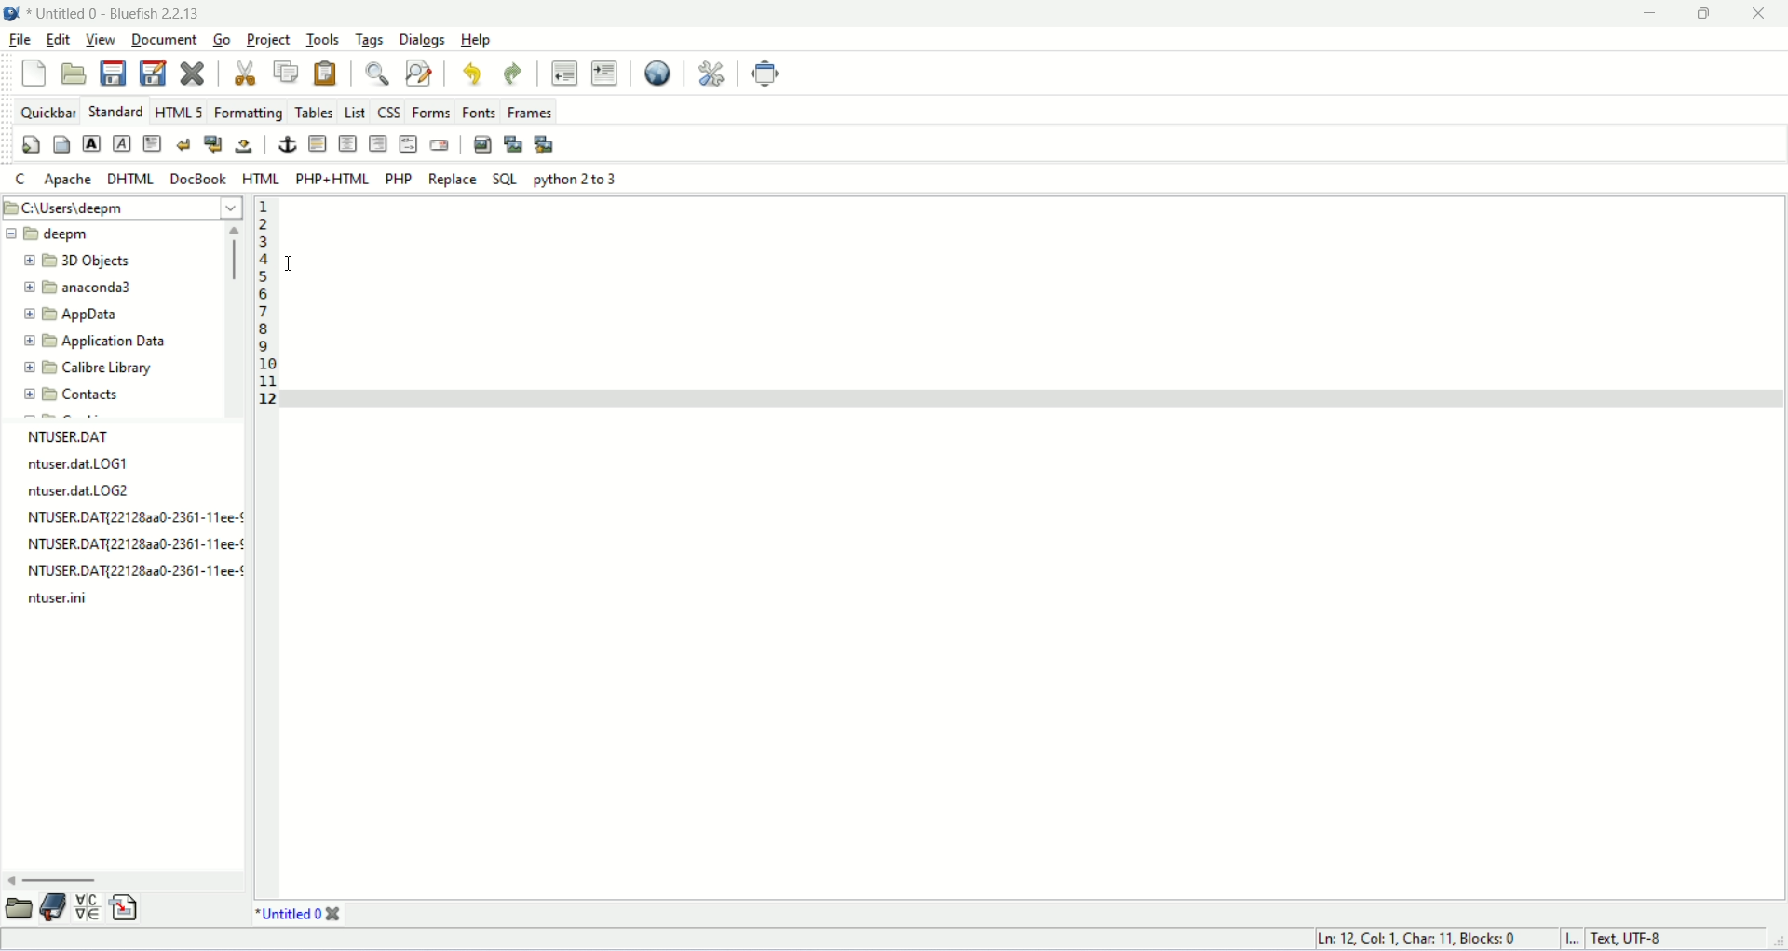 The width and height of the screenshot is (1788, 951). I want to click on list, so click(355, 114).